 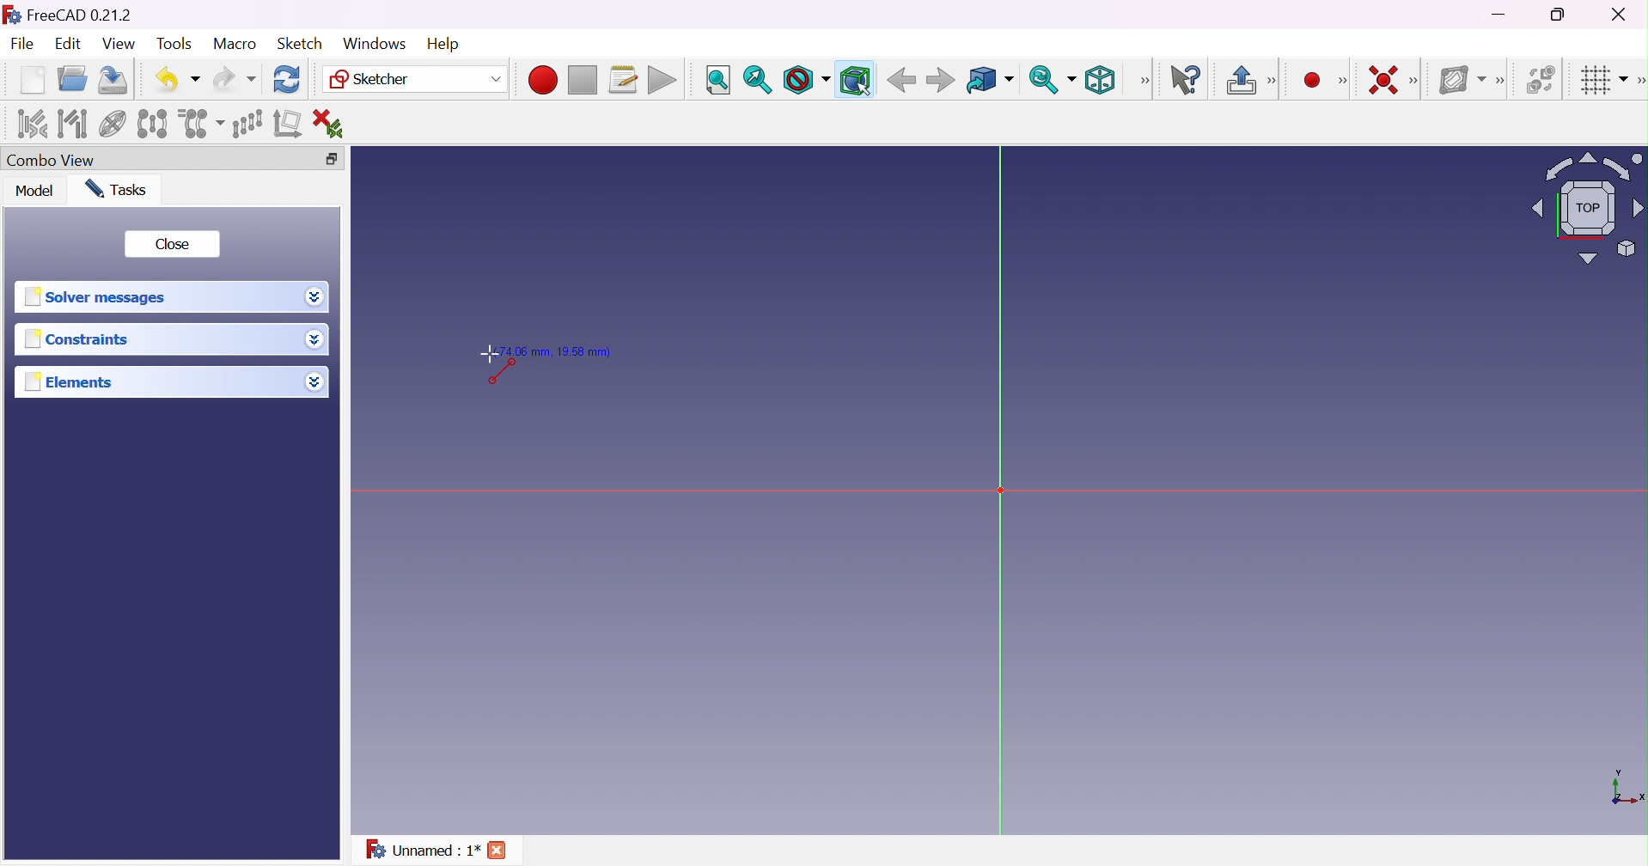 I want to click on Fit selection, so click(x=757, y=79).